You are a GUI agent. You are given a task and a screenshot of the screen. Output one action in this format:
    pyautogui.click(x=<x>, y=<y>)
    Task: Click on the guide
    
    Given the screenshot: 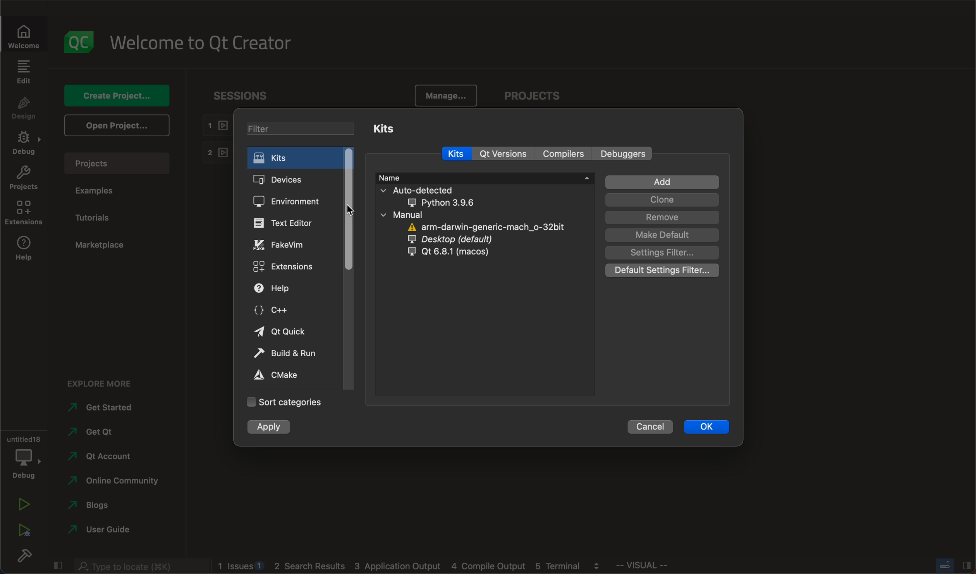 What is the action you would take?
    pyautogui.click(x=103, y=528)
    